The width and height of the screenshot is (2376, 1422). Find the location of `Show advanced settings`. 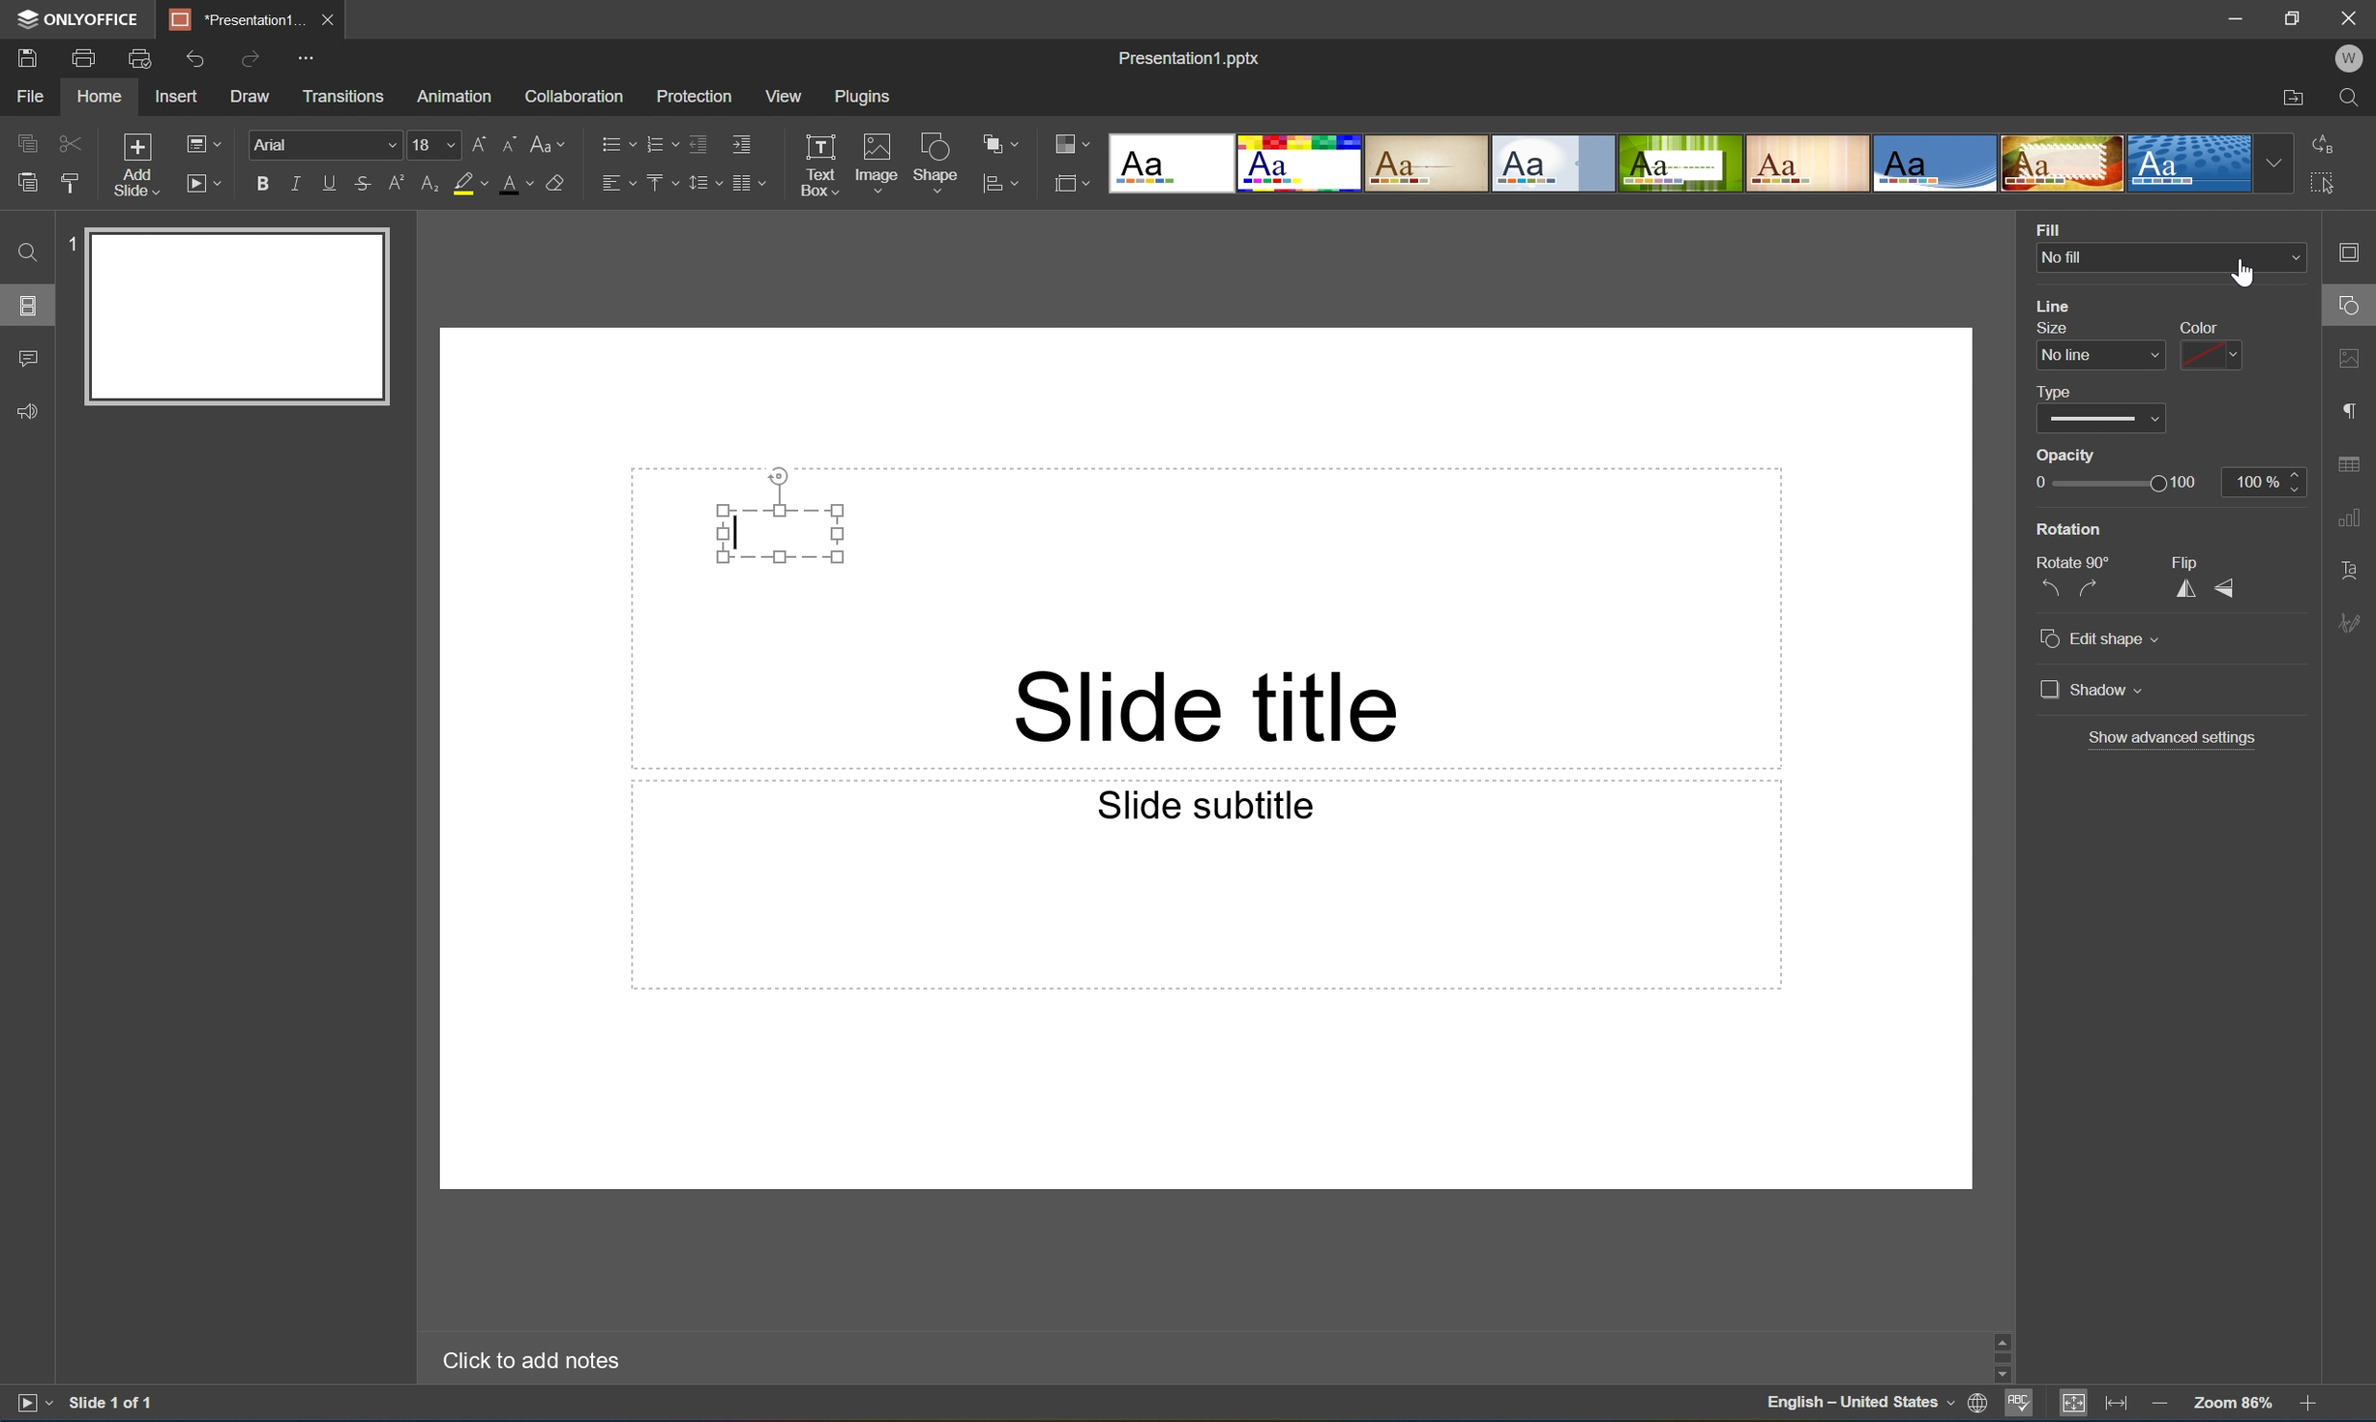

Show advanced settings is located at coordinates (2174, 738).